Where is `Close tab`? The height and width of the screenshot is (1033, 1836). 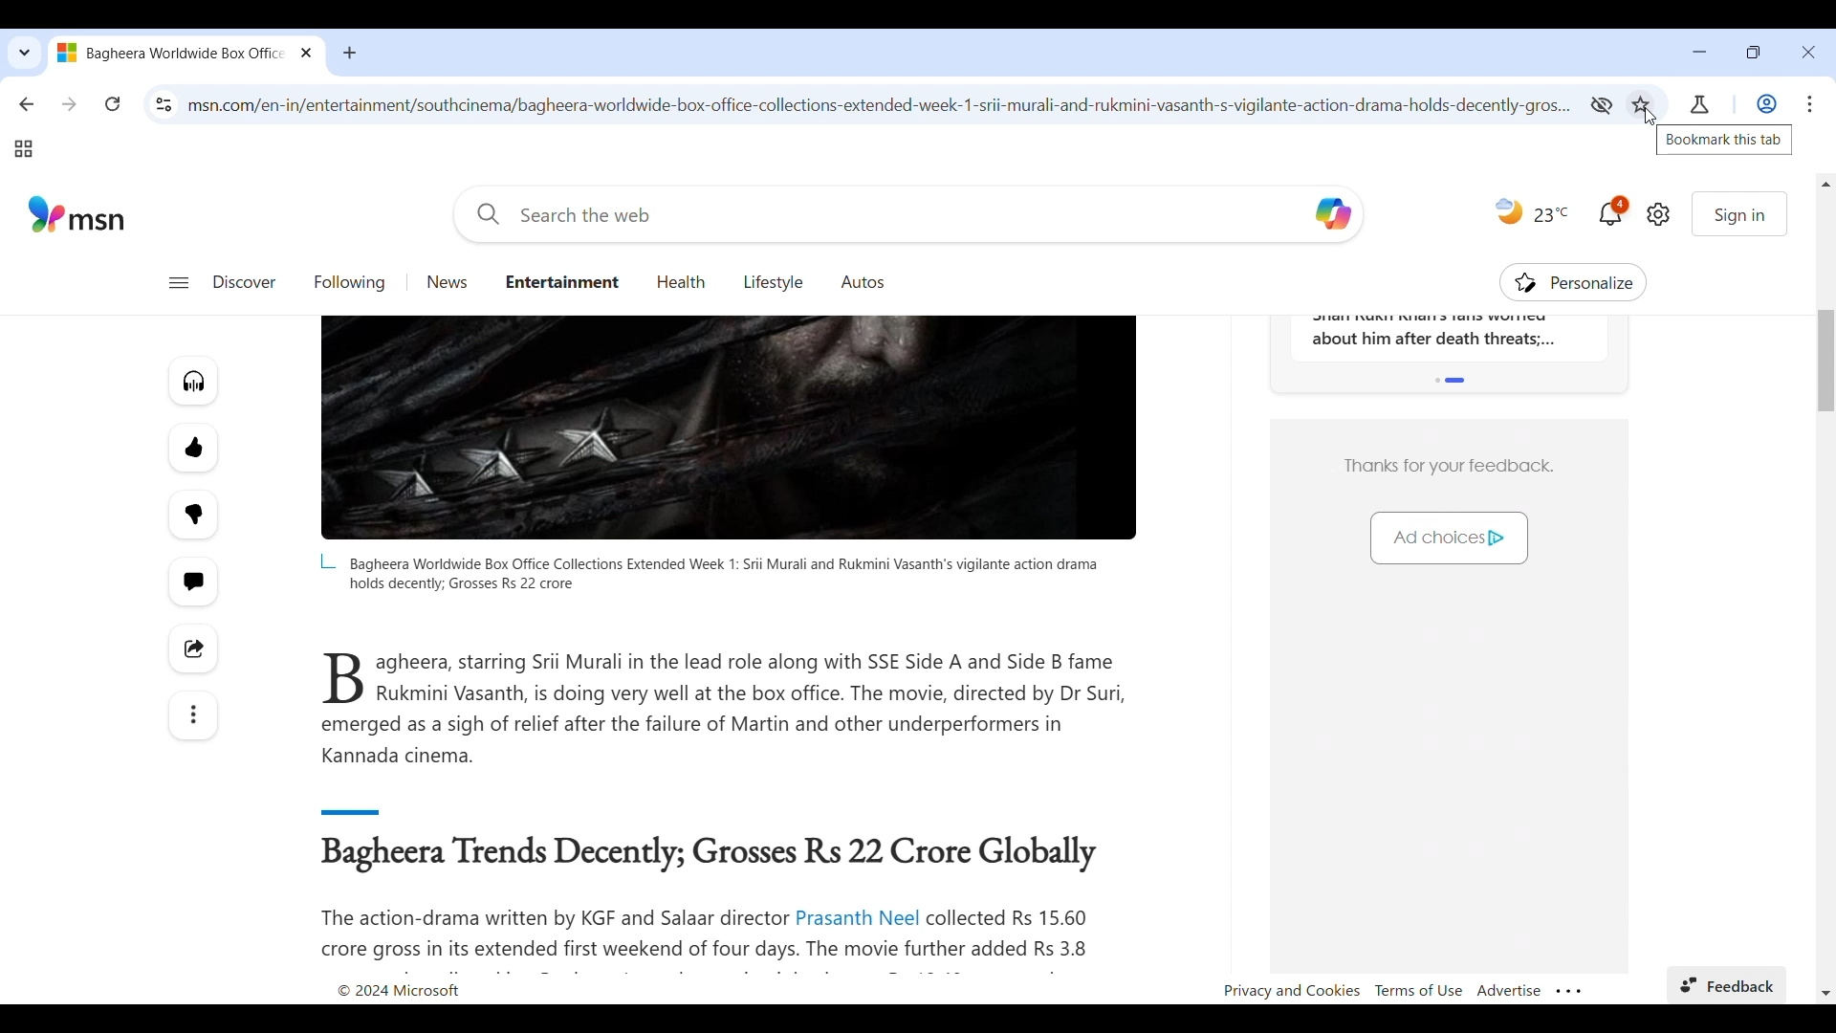
Close tab is located at coordinates (308, 52).